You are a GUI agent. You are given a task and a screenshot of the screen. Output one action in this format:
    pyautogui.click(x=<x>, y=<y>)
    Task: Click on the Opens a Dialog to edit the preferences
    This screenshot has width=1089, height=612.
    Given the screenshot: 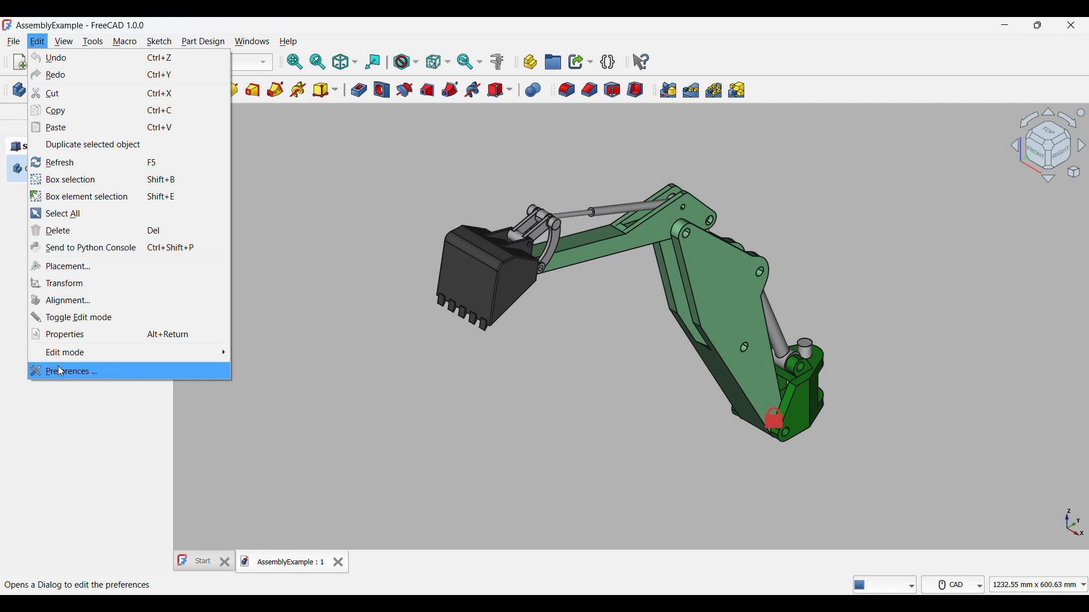 What is the action you would take?
    pyautogui.click(x=78, y=585)
    